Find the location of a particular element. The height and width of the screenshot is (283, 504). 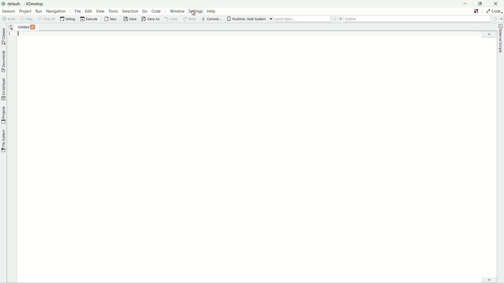

maximize or restore is located at coordinates (480, 3).